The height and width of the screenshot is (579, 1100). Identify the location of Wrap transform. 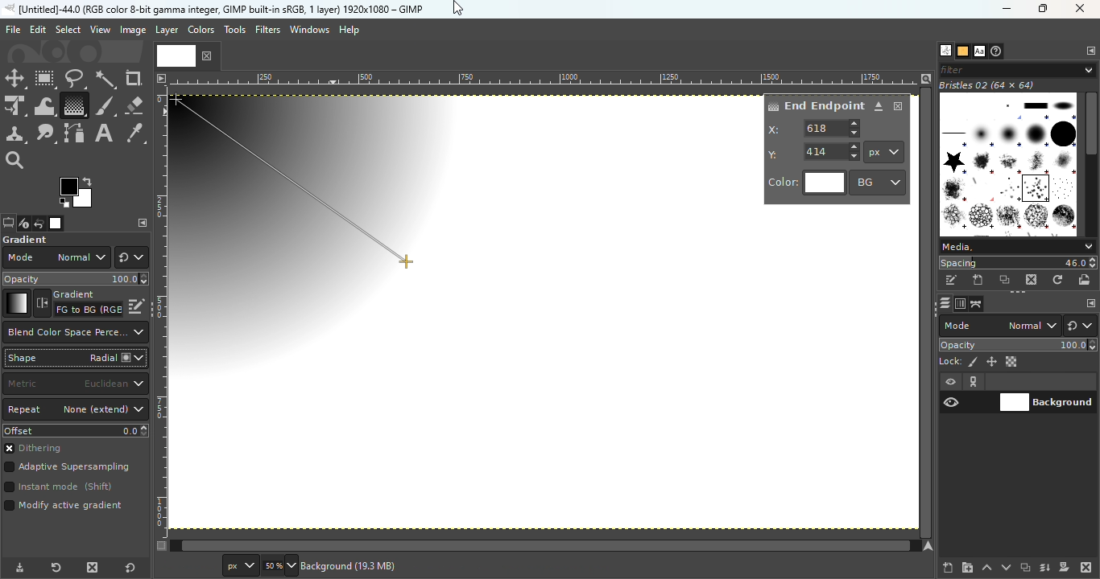
(43, 105).